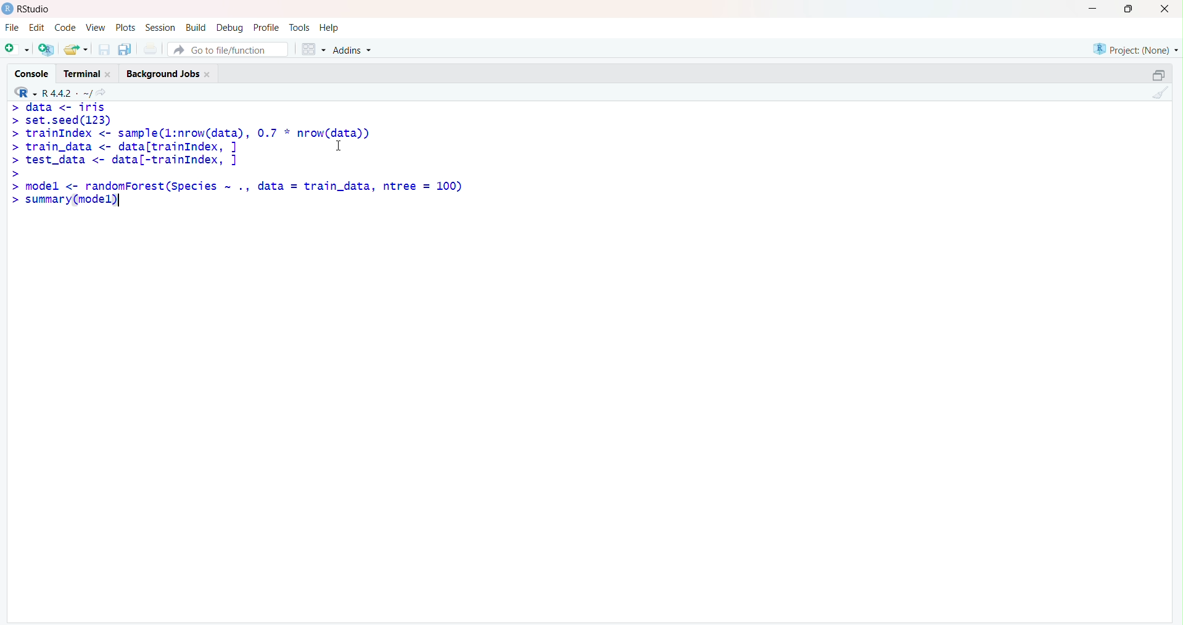 This screenshot has height=625, width=1183. Describe the element at coordinates (227, 47) in the screenshot. I see `Go to file/function` at that location.